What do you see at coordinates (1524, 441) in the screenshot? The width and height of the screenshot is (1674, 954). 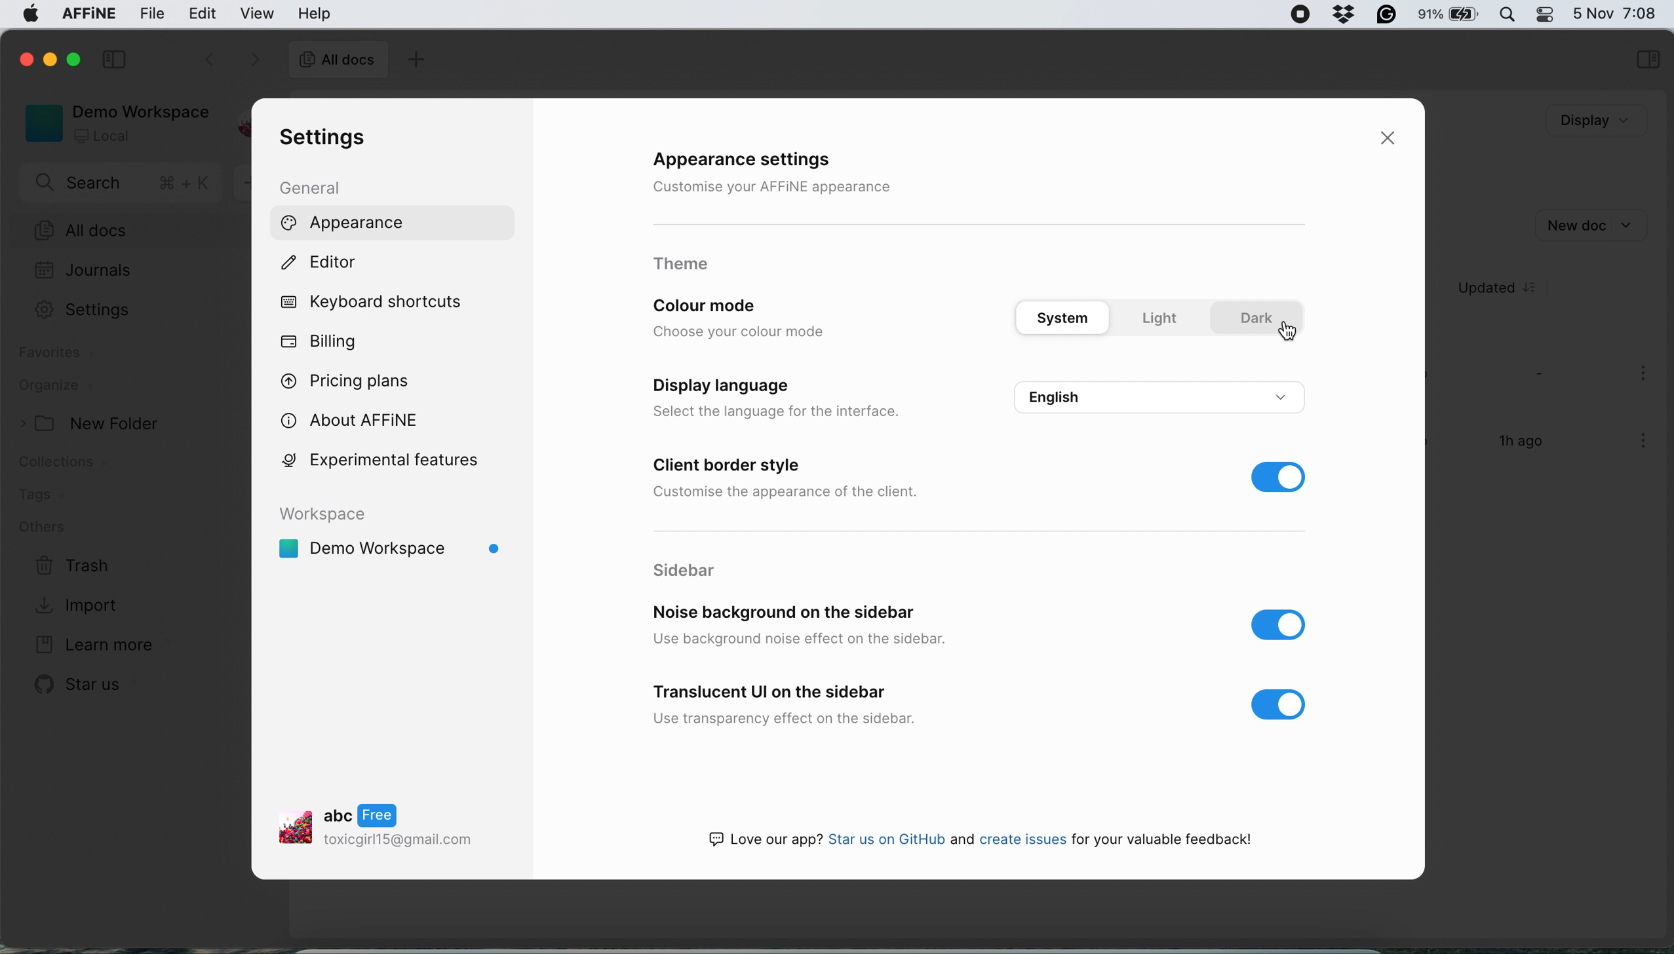 I see `1h ago` at bounding box center [1524, 441].